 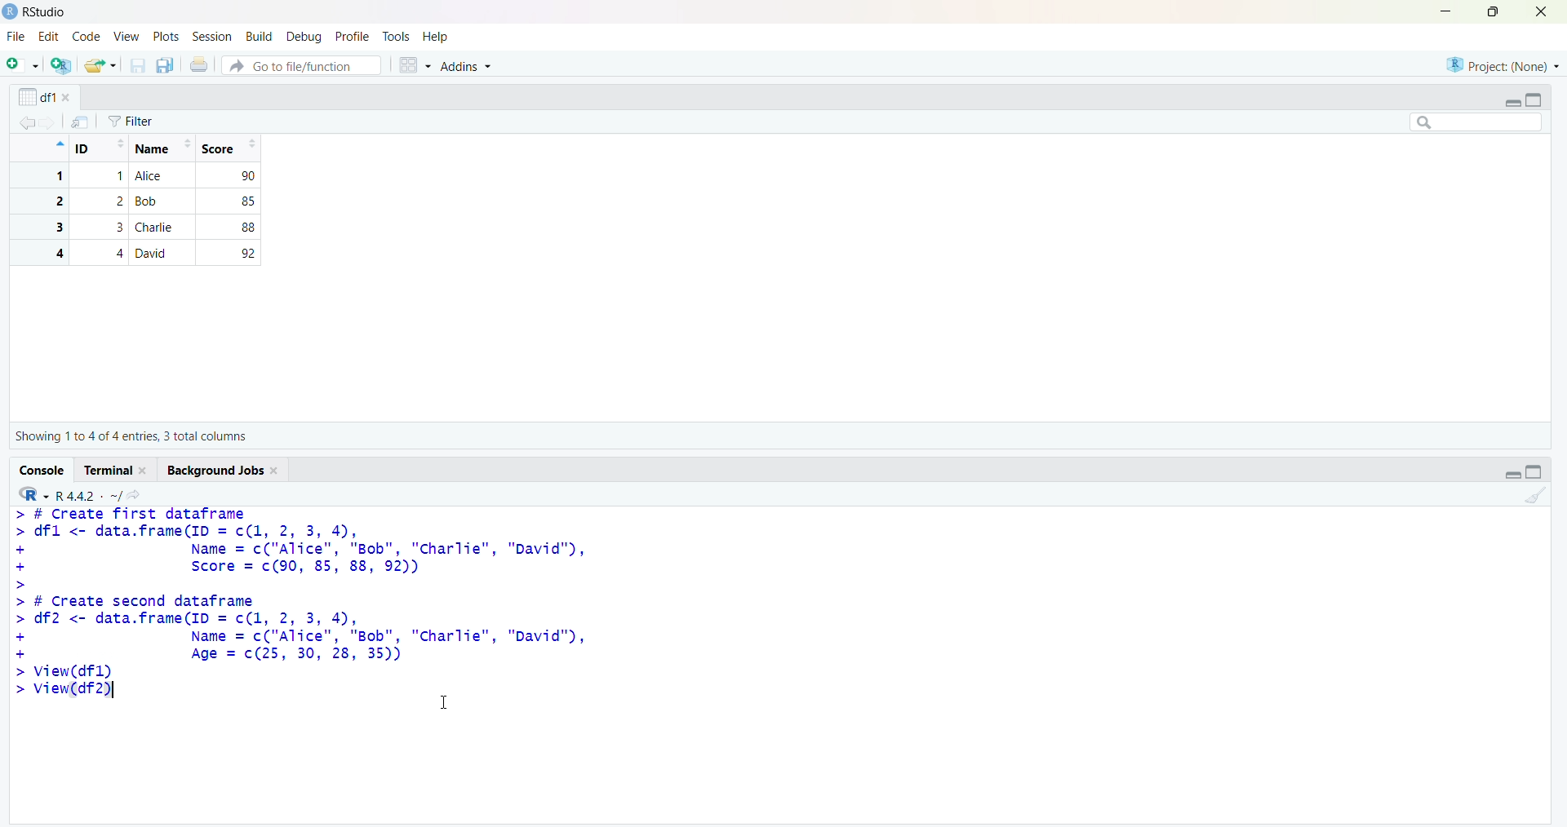 What do you see at coordinates (261, 38) in the screenshot?
I see `build` at bounding box center [261, 38].